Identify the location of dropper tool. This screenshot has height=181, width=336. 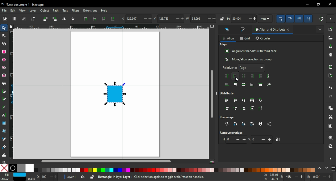
(4, 139).